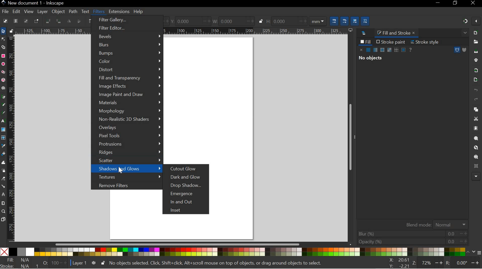  I want to click on UNDO, so click(475, 90).